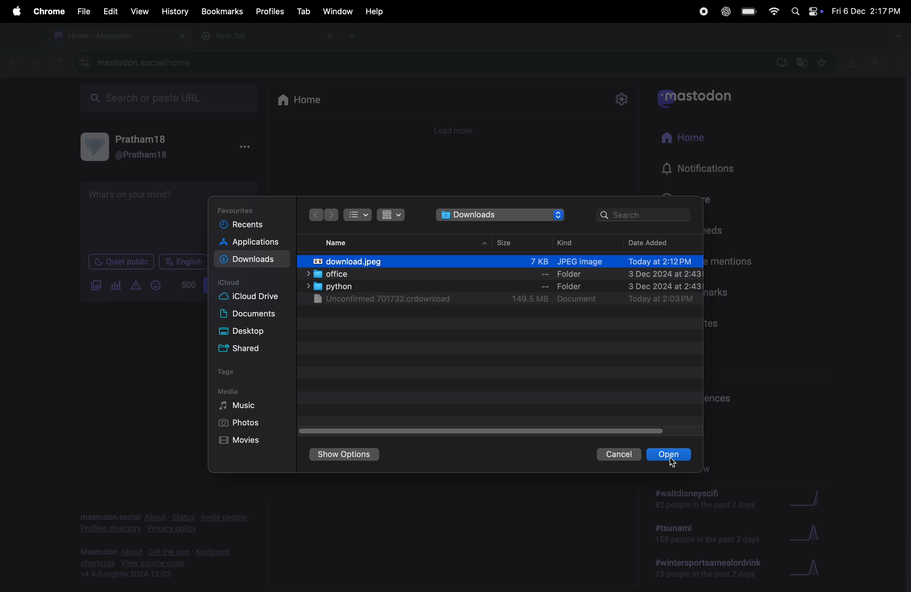  What do you see at coordinates (222, 11) in the screenshot?
I see `Bookmarks` at bounding box center [222, 11].